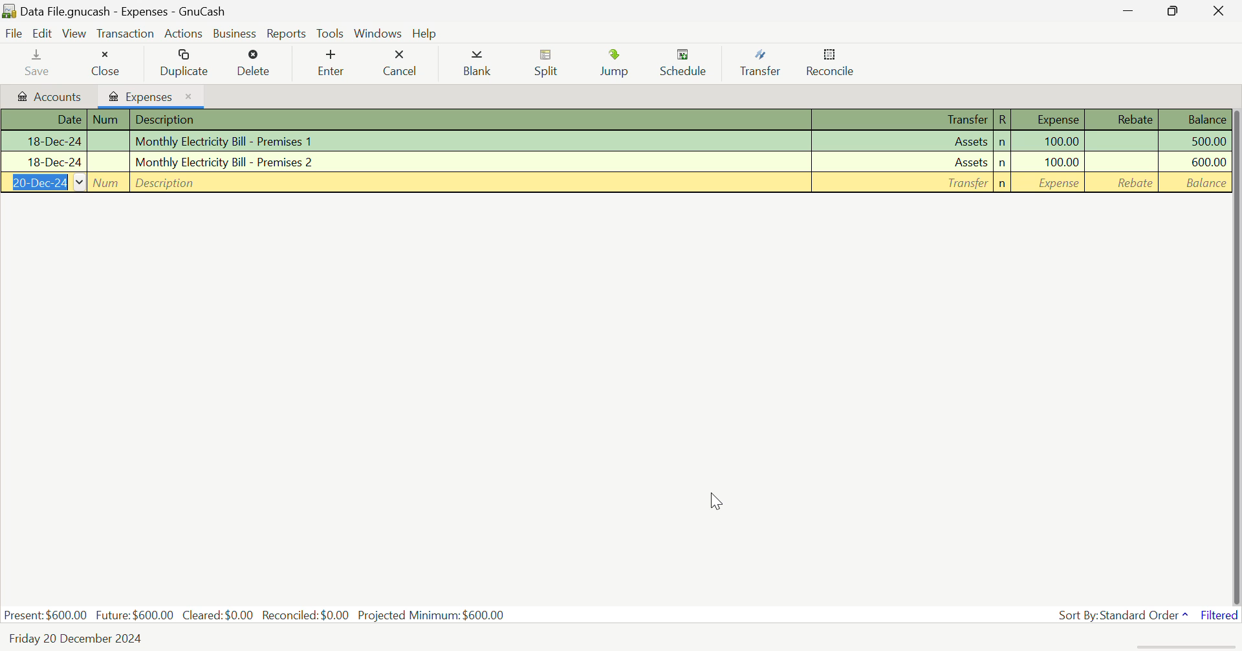  Describe the element at coordinates (124, 34) in the screenshot. I see `Transaction` at that location.